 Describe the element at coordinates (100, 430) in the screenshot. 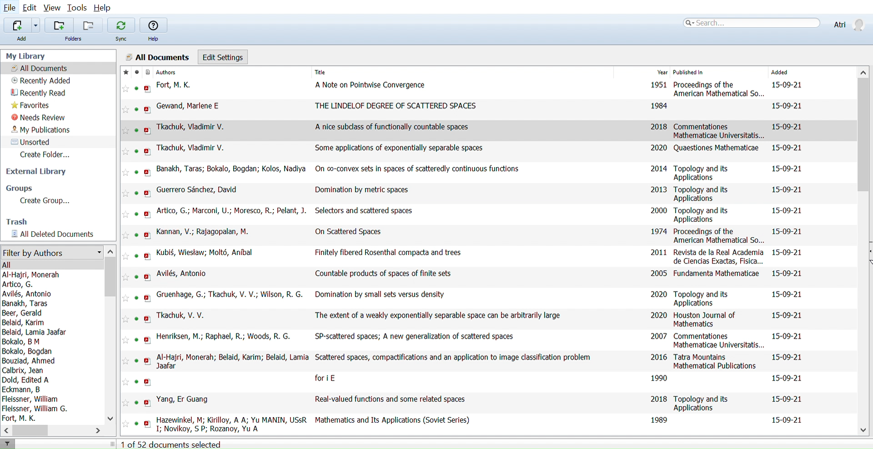

I see `Move right in filter by authors` at that location.